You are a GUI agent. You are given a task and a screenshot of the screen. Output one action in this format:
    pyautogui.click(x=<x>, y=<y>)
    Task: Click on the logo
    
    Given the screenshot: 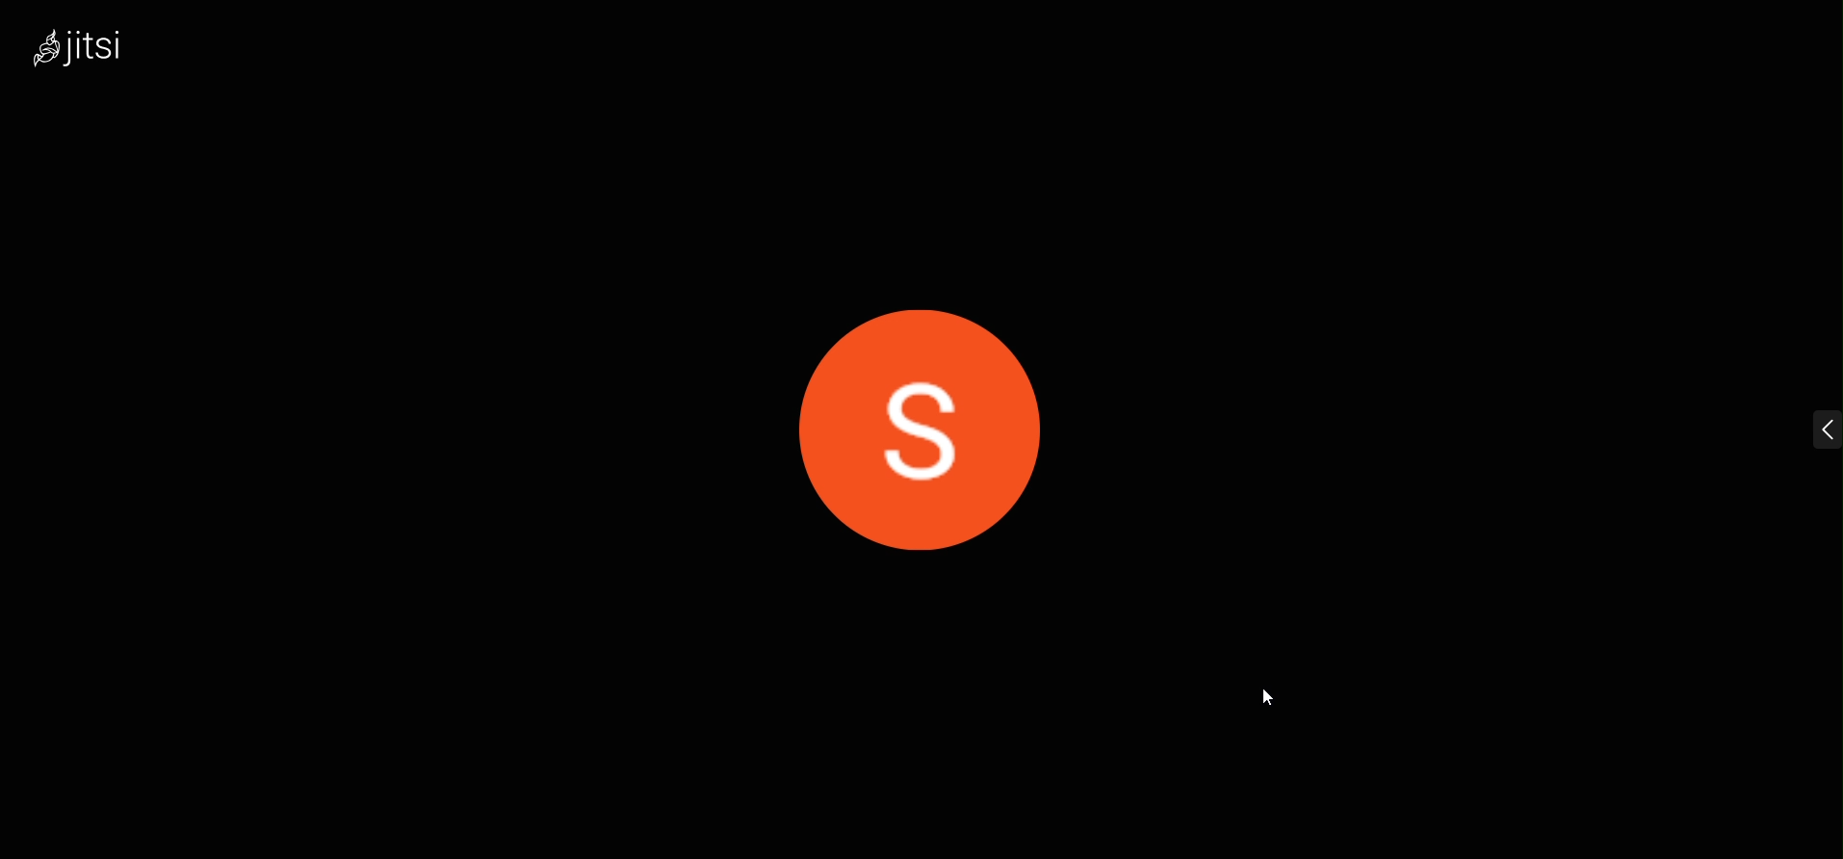 What is the action you would take?
    pyautogui.click(x=89, y=46)
    